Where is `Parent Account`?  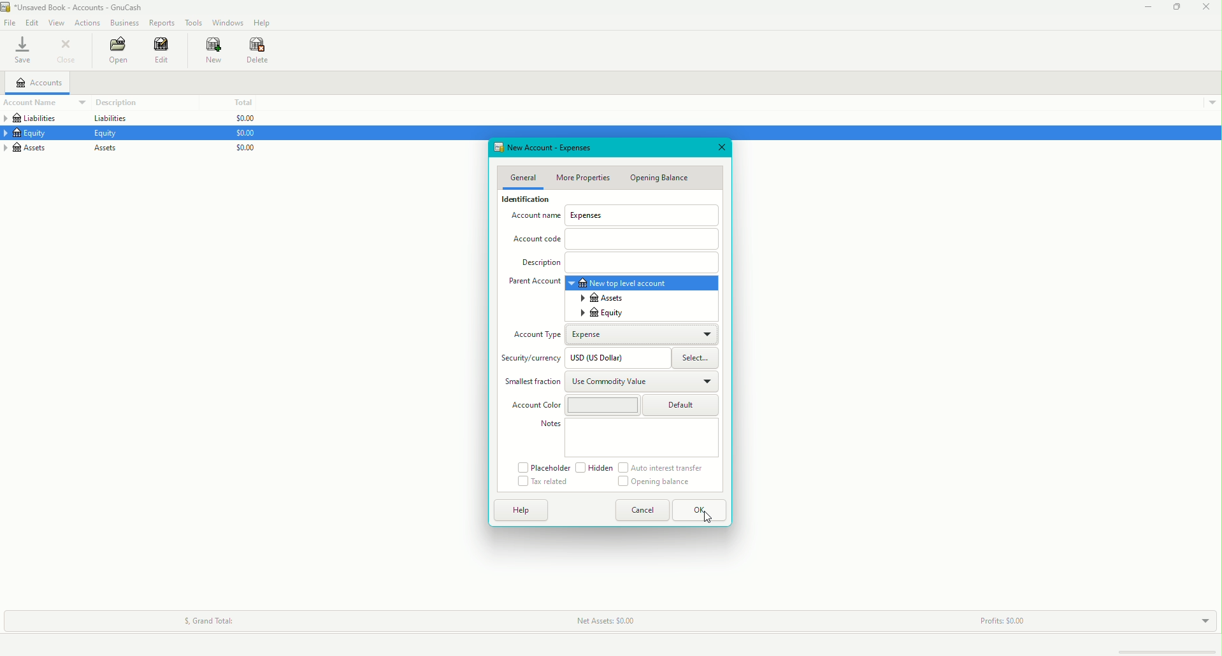 Parent Account is located at coordinates (536, 284).